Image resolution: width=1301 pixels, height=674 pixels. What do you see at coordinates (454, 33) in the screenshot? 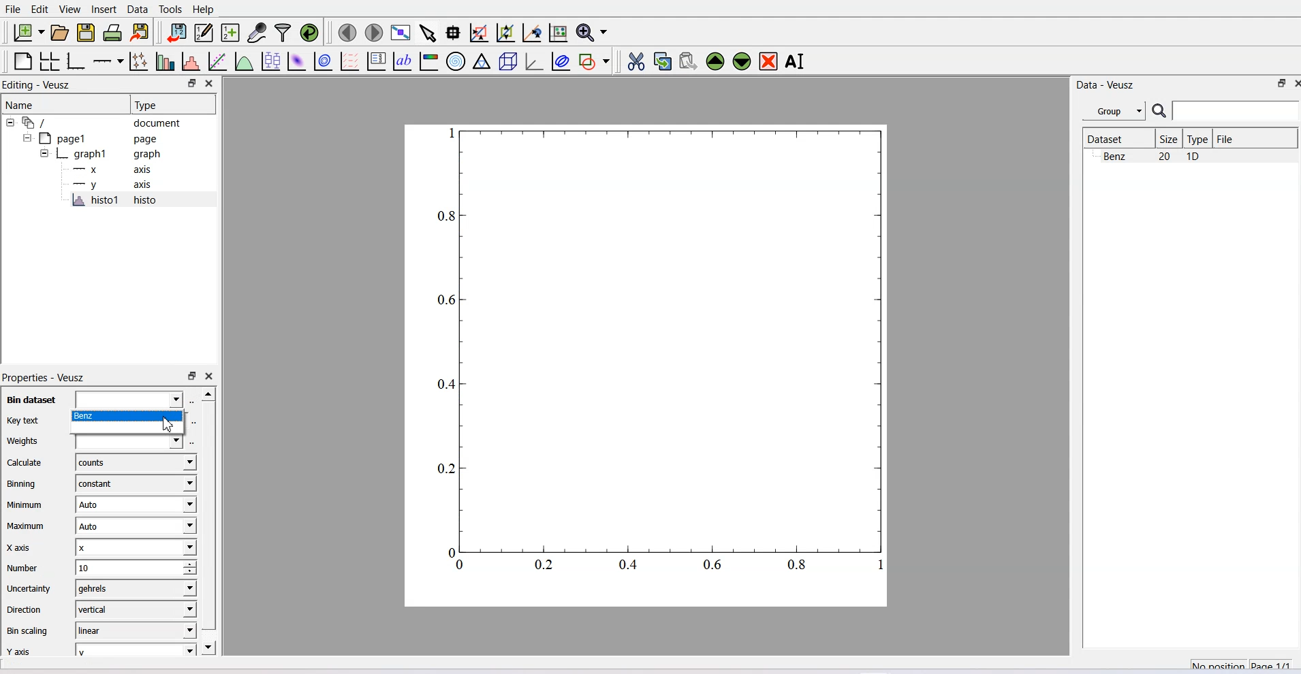
I see `Read datapoint on graph` at bounding box center [454, 33].